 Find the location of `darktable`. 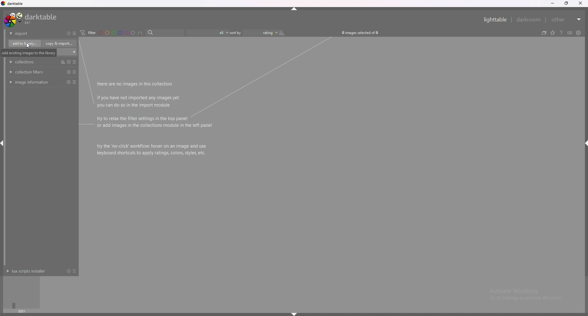

darktable is located at coordinates (31, 19).